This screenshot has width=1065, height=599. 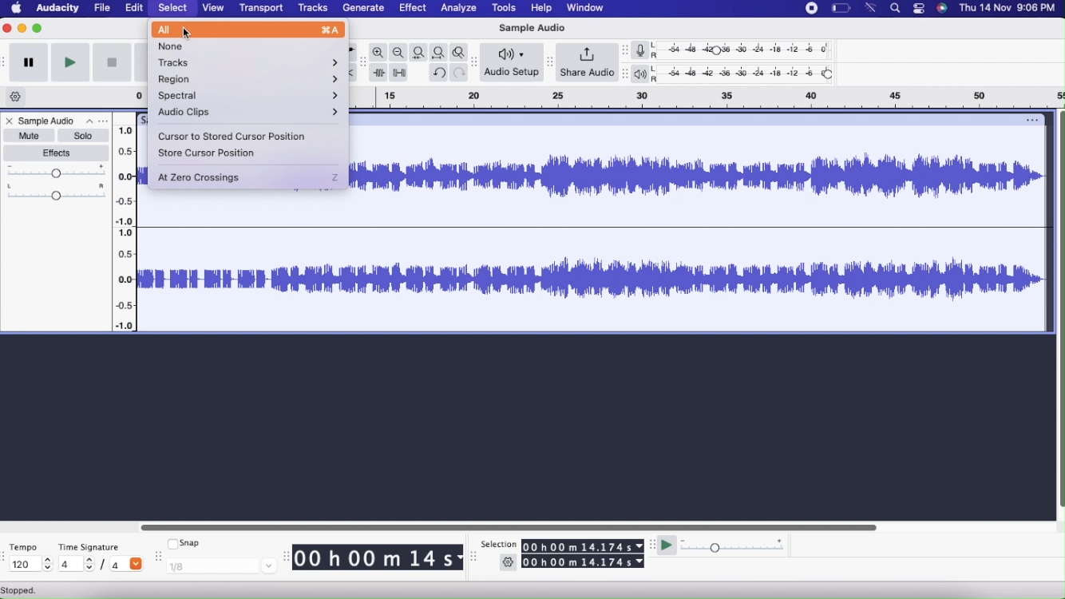 What do you see at coordinates (583, 561) in the screenshot?
I see `00 h 00 m 14.174 s` at bounding box center [583, 561].